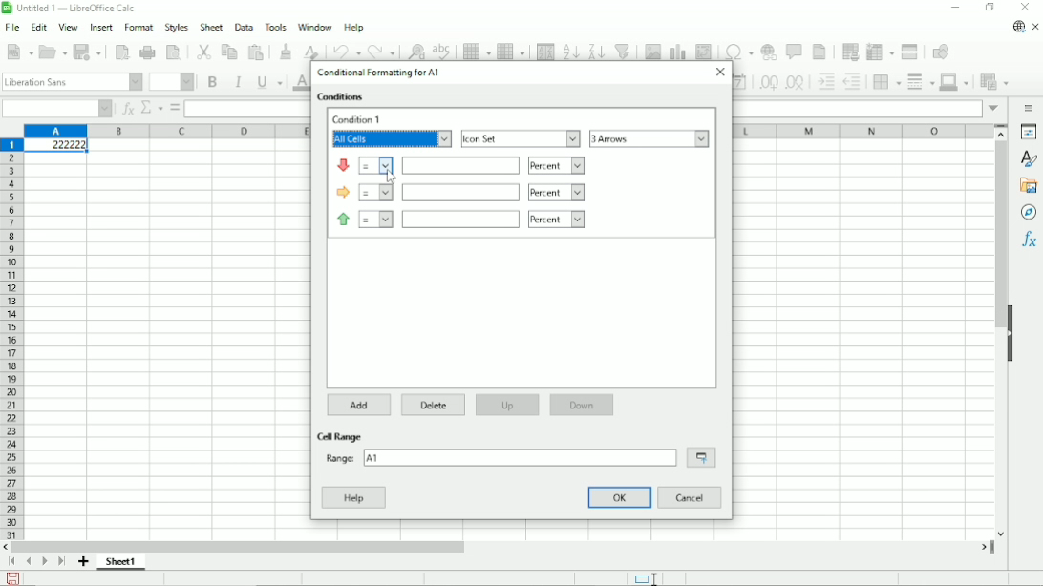  What do you see at coordinates (170, 82) in the screenshot?
I see `Font size` at bounding box center [170, 82].